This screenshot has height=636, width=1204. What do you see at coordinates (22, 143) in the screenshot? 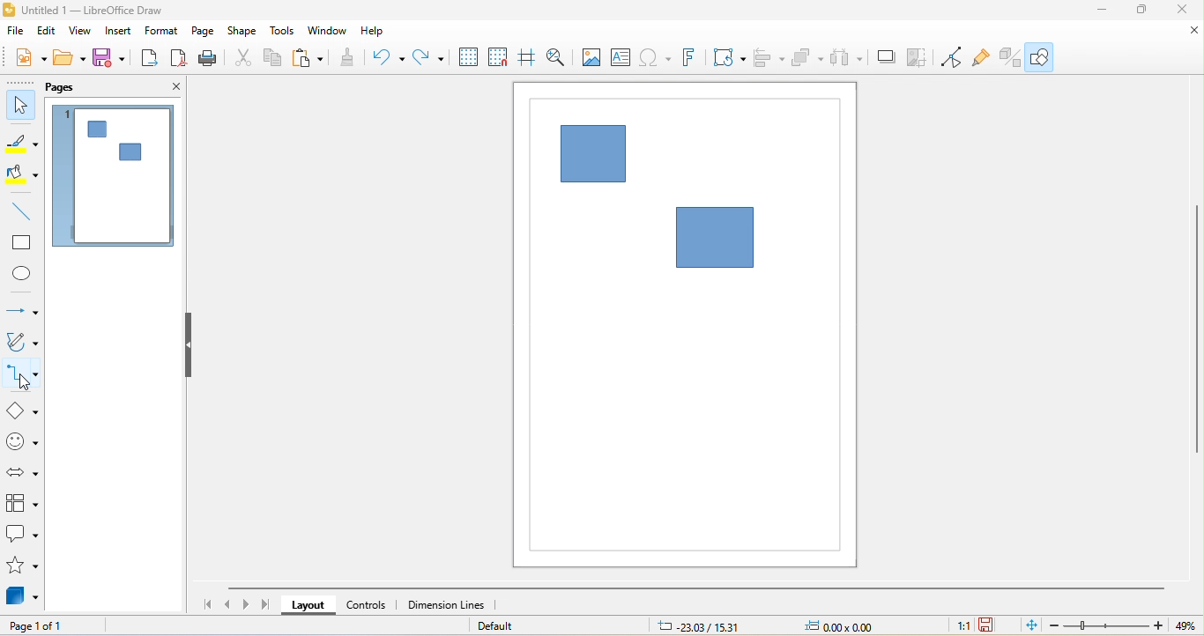
I see `line color` at bounding box center [22, 143].